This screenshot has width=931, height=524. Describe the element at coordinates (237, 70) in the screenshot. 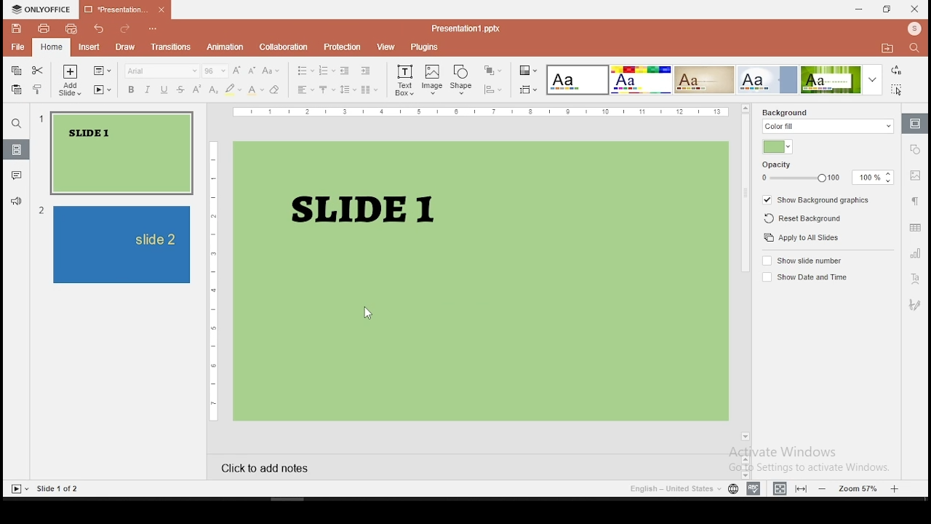

I see `increment font size` at that location.